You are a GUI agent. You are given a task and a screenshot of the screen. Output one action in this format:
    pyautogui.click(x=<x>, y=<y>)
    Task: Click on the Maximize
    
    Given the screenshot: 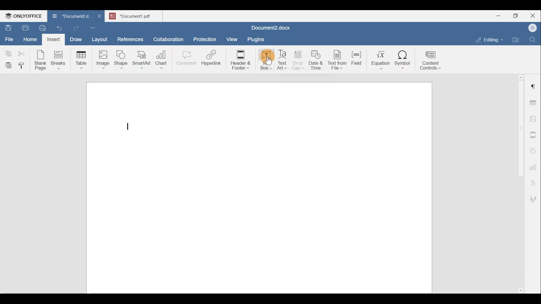 What is the action you would take?
    pyautogui.click(x=517, y=16)
    